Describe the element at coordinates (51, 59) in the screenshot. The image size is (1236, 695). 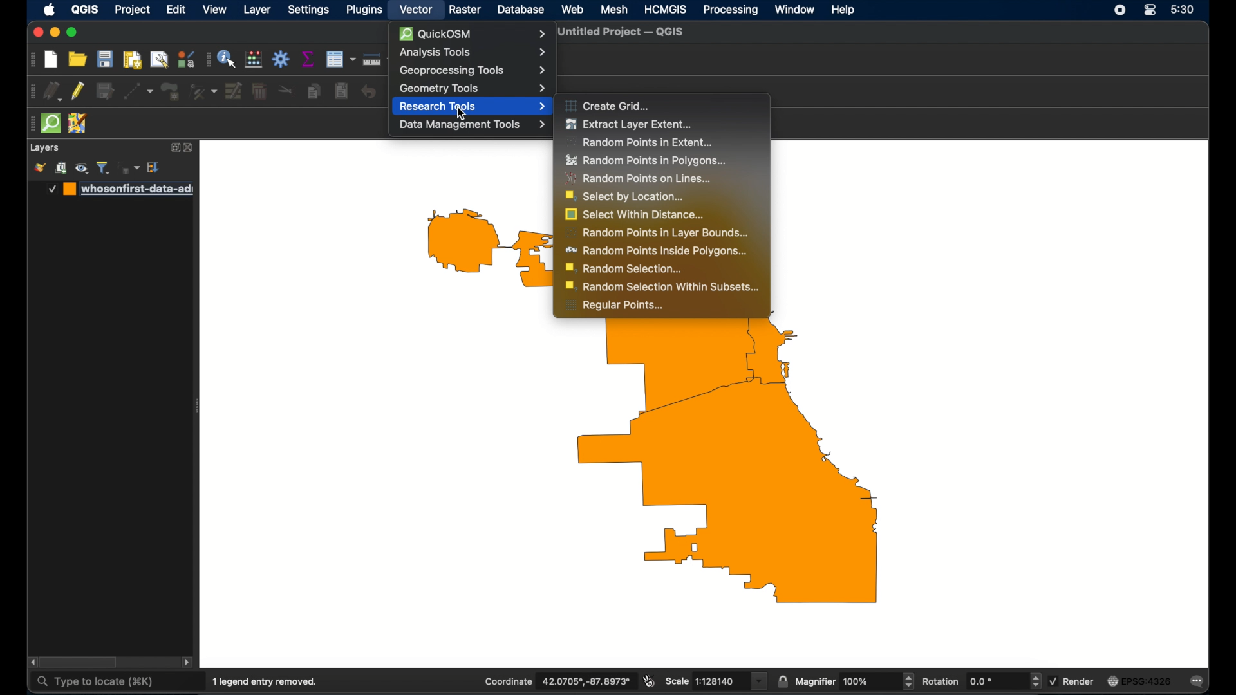
I see `new project` at that location.